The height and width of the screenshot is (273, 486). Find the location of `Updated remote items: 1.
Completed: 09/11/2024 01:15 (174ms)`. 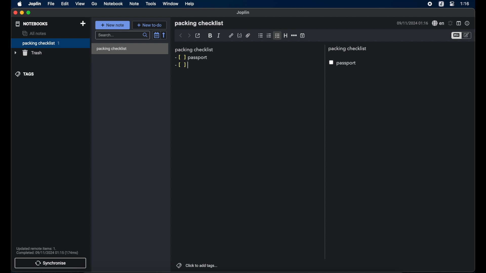

Updated remote items: 1.
Completed: 09/11/2024 01:15 (174ms) is located at coordinates (48, 250).